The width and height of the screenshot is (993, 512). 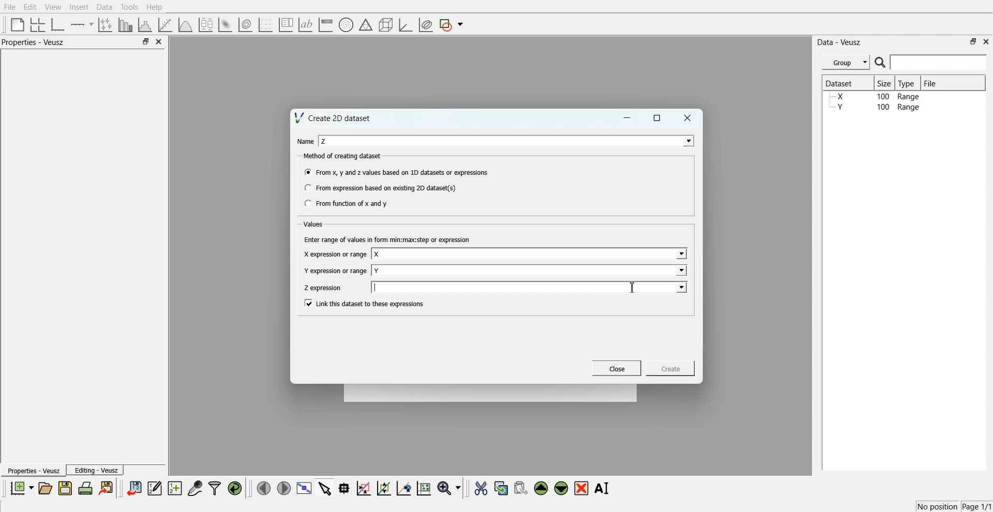 I want to click on Maximize, so click(x=973, y=41).